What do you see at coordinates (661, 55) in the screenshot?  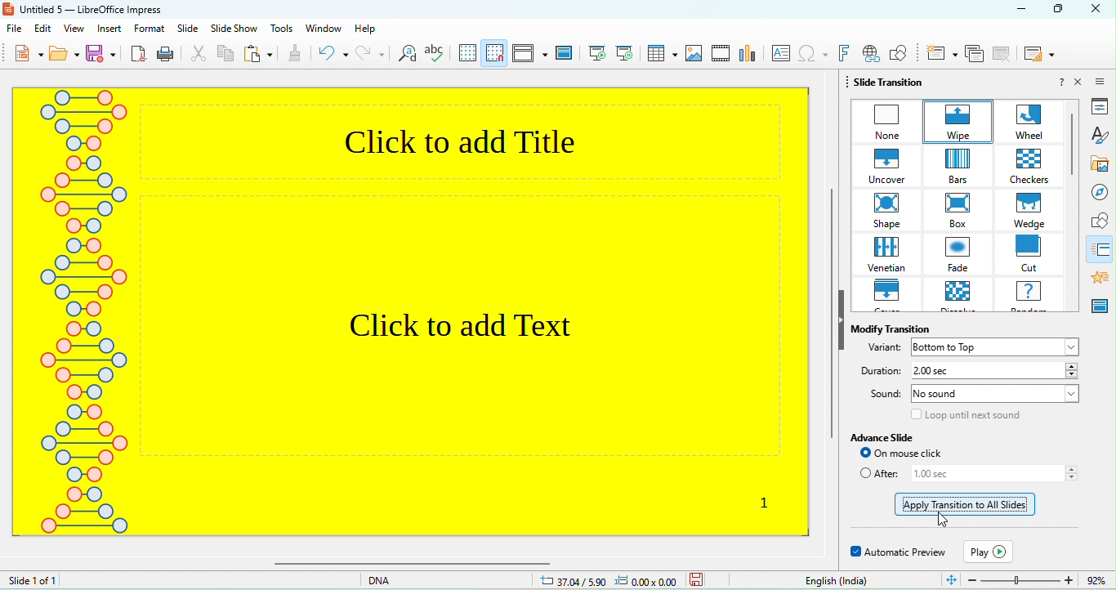 I see `table` at bounding box center [661, 55].